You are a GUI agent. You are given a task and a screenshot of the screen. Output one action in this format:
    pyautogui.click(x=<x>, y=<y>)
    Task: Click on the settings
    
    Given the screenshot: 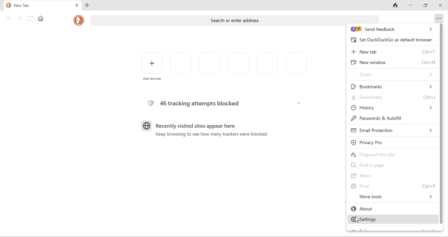 What is the action you would take?
    pyautogui.click(x=386, y=220)
    